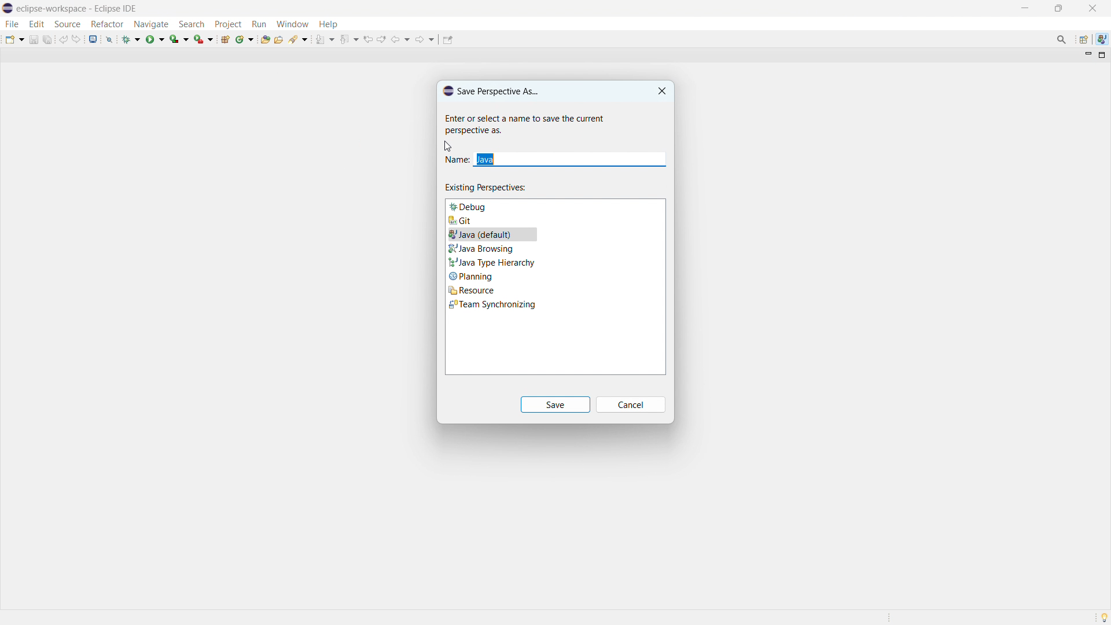 Image resolution: width=1111 pixels, height=625 pixels. I want to click on save perspective dialogbox, so click(490, 90).